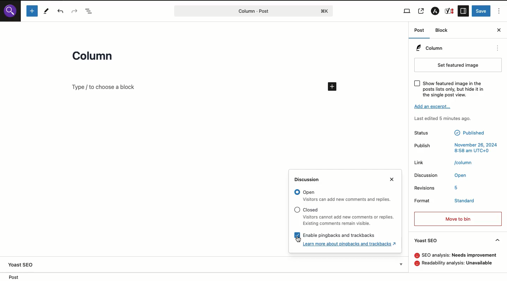 Image resolution: width=507 pixels, height=281 pixels. Describe the element at coordinates (350, 244) in the screenshot. I see `Enable pingbacks and trackbacks` at that location.